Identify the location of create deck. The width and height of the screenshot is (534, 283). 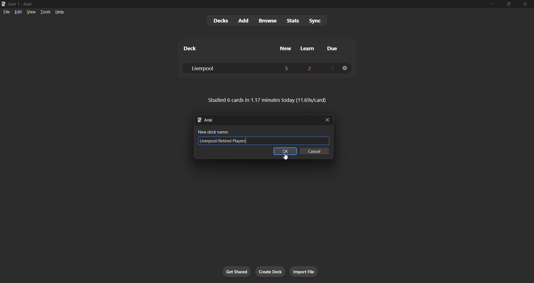
(270, 271).